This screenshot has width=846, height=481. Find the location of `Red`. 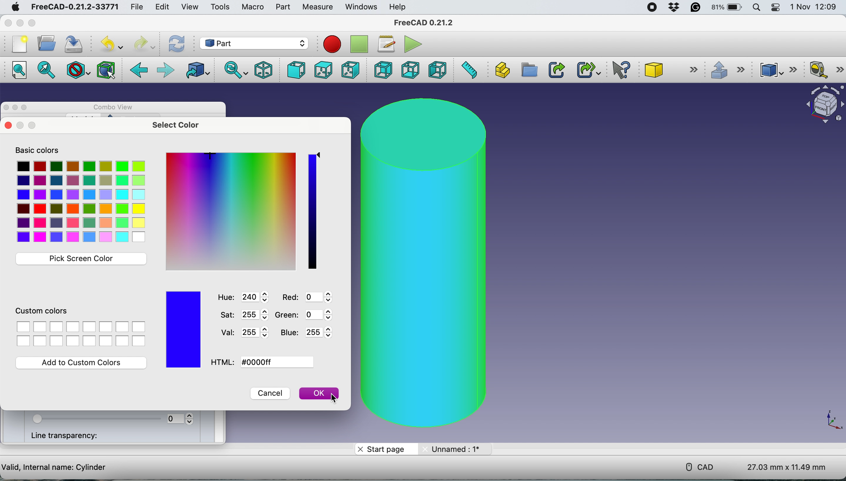

Red is located at coordinates (308, 296).